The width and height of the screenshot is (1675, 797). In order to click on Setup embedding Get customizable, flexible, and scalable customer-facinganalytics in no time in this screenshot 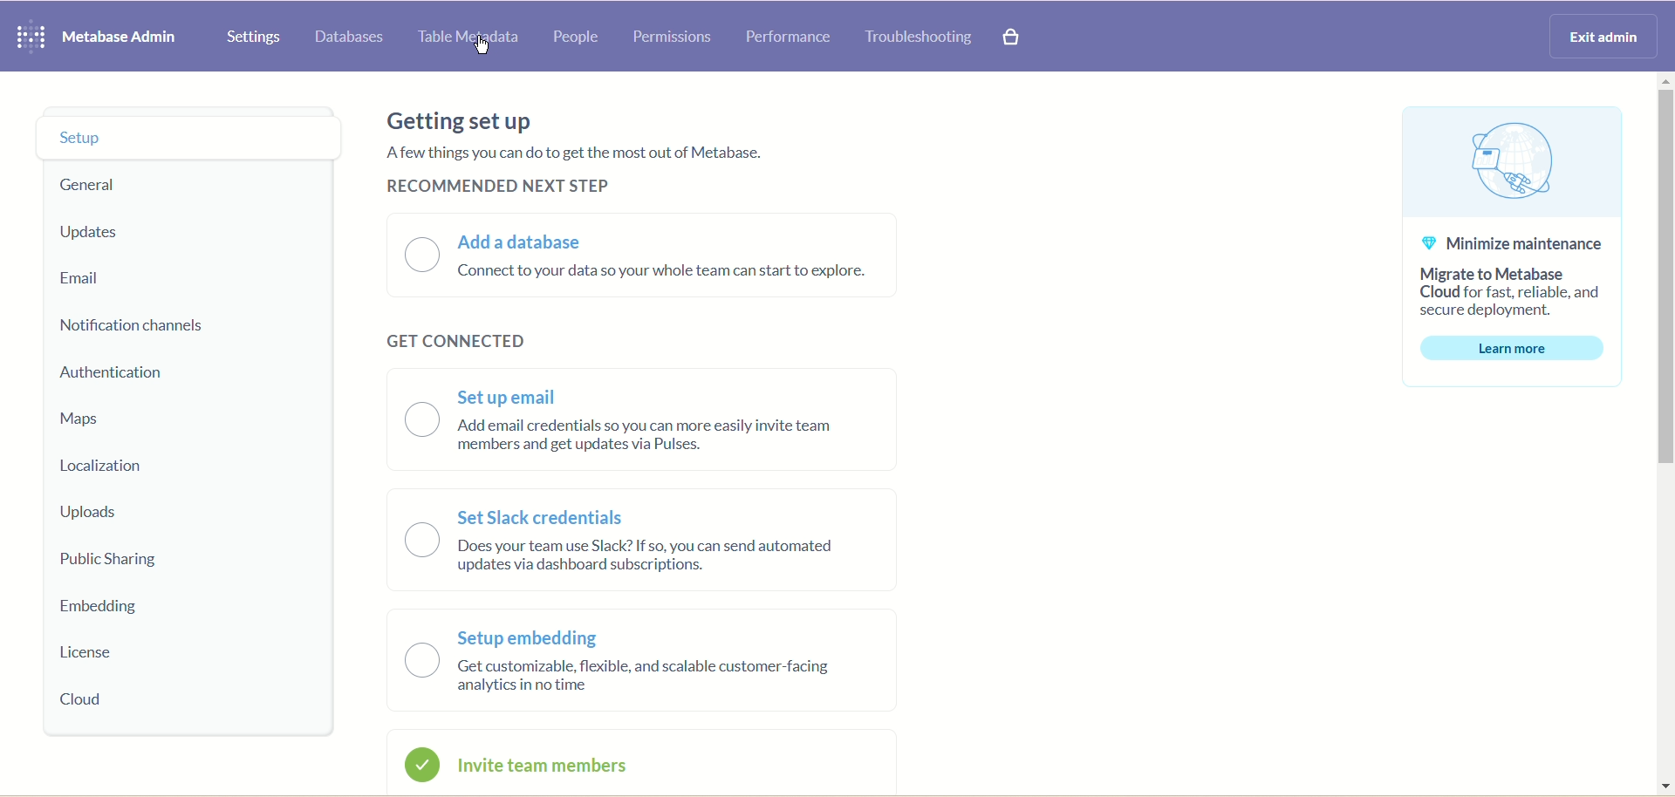, I will do `click(641, 663)`.